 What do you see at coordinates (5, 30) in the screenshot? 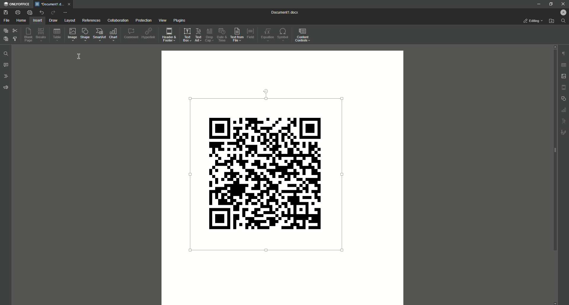
I see `Copy` at bounding box center [5, 30].